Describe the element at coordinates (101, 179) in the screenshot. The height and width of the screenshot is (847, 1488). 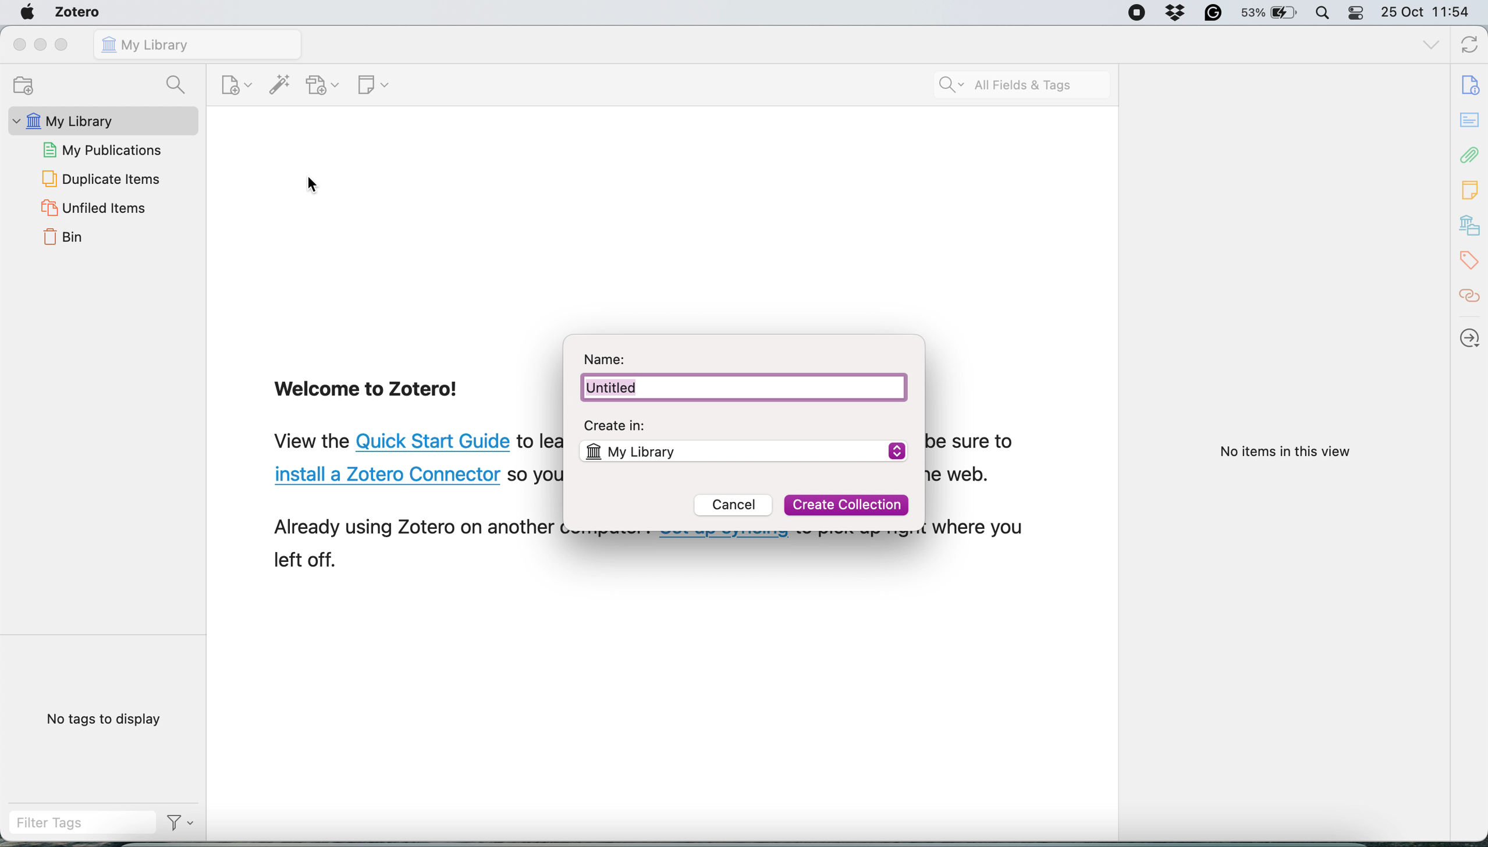
I see `duplicate items` at that location.